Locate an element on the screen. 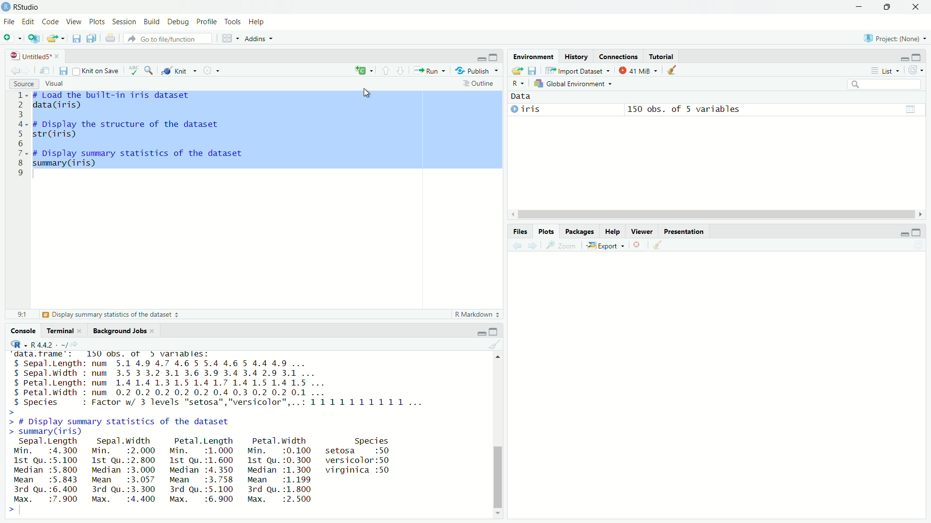  Scroll bar is located at coordinates (499, 437).